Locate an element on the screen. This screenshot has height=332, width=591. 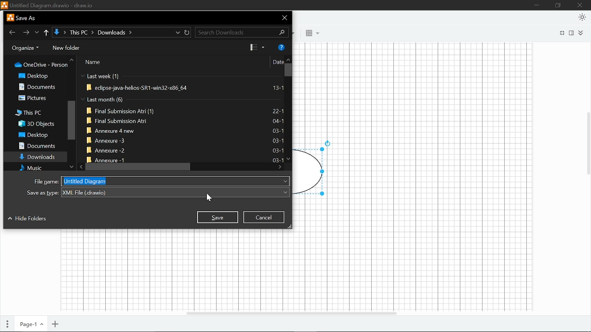
close is located at coordinates (581, 5).